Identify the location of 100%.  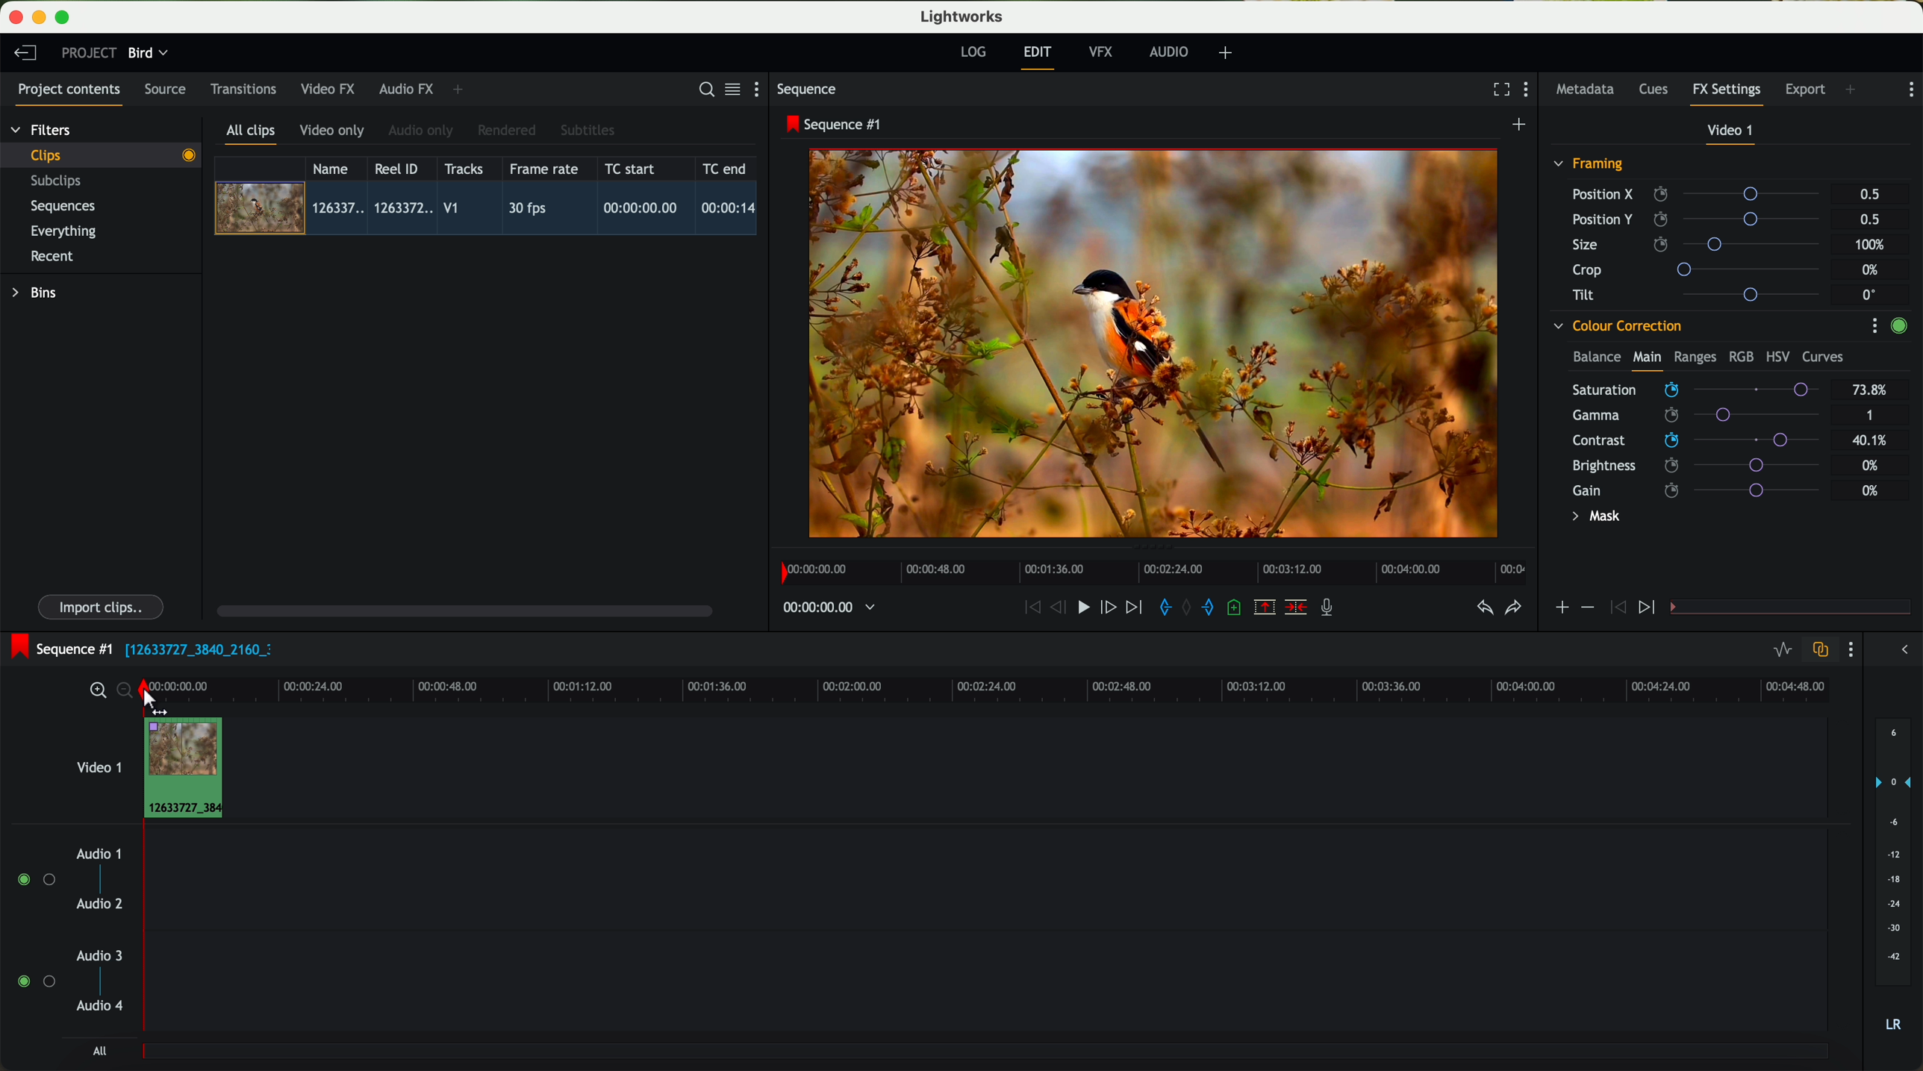
(1874, 245).